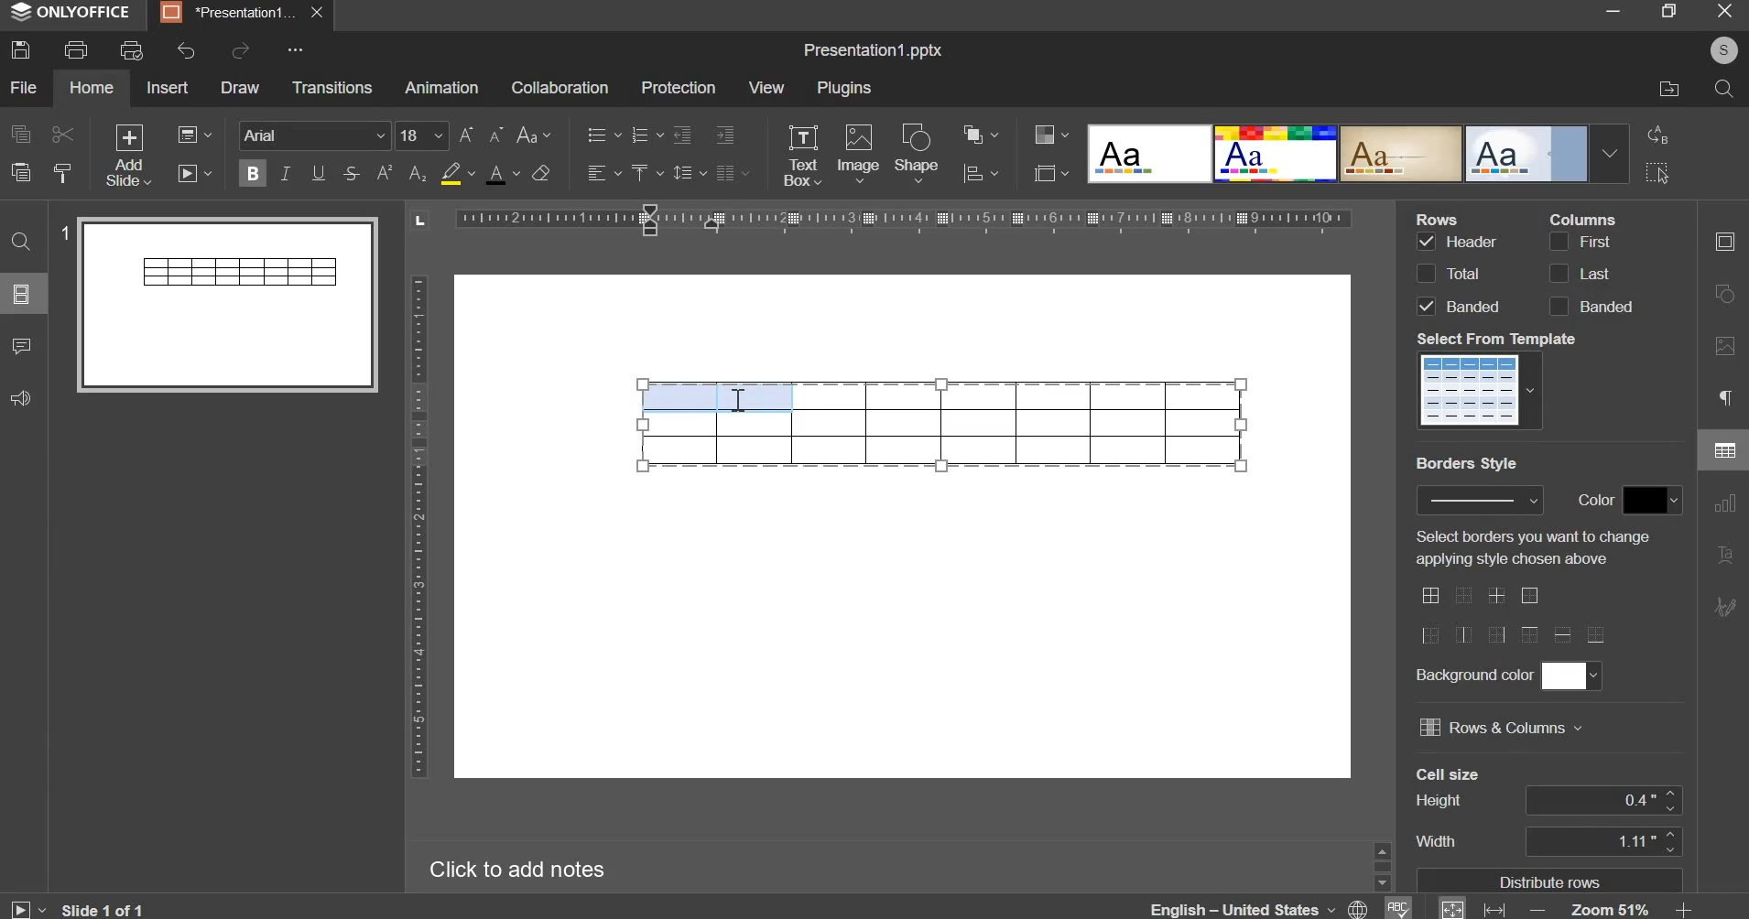 This screenshot has width=1749, height=919. Describe the element at coordinates (681, 135) in the screenshot. I see `decrease indent` at that location.